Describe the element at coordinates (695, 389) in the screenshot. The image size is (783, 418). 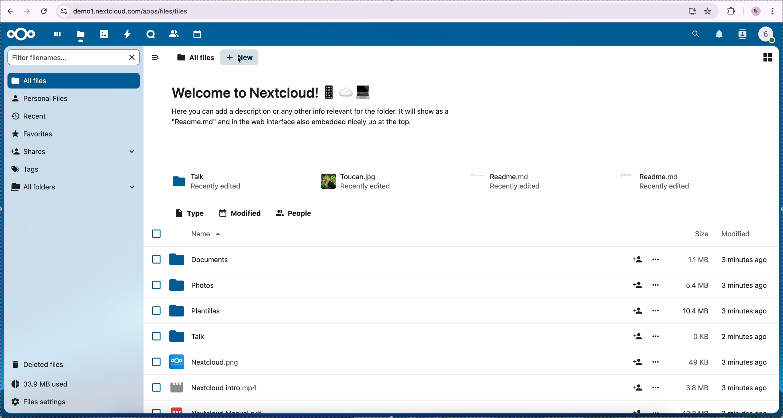
I see `3.8 MB` at that location.